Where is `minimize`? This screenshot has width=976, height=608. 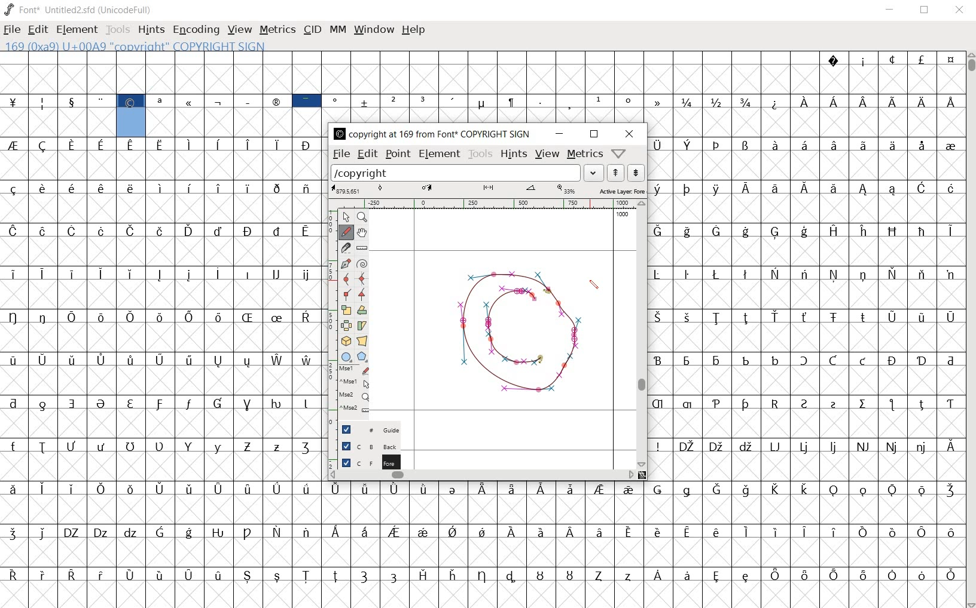 minimize is located at coordinates (559, 134).